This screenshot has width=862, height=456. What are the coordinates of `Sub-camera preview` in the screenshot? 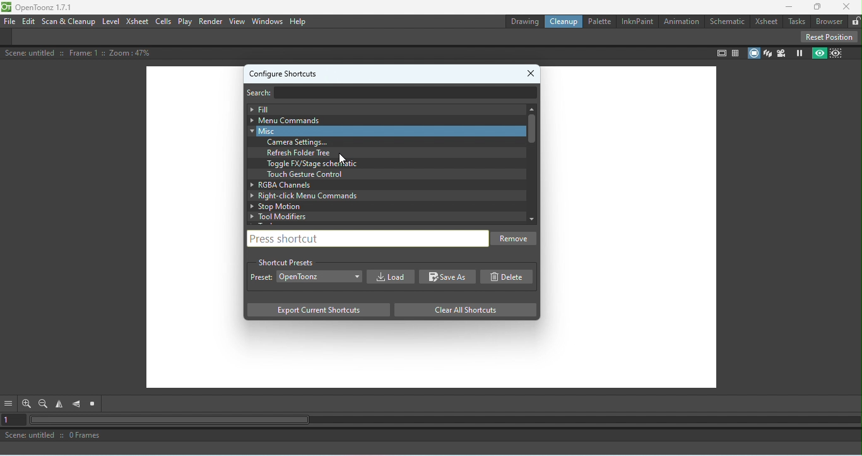 It's located at (837, 53).